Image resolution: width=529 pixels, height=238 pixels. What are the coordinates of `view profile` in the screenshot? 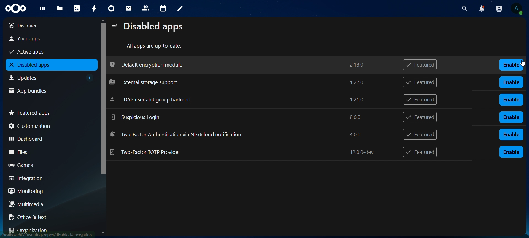 It's located at (517, 9).